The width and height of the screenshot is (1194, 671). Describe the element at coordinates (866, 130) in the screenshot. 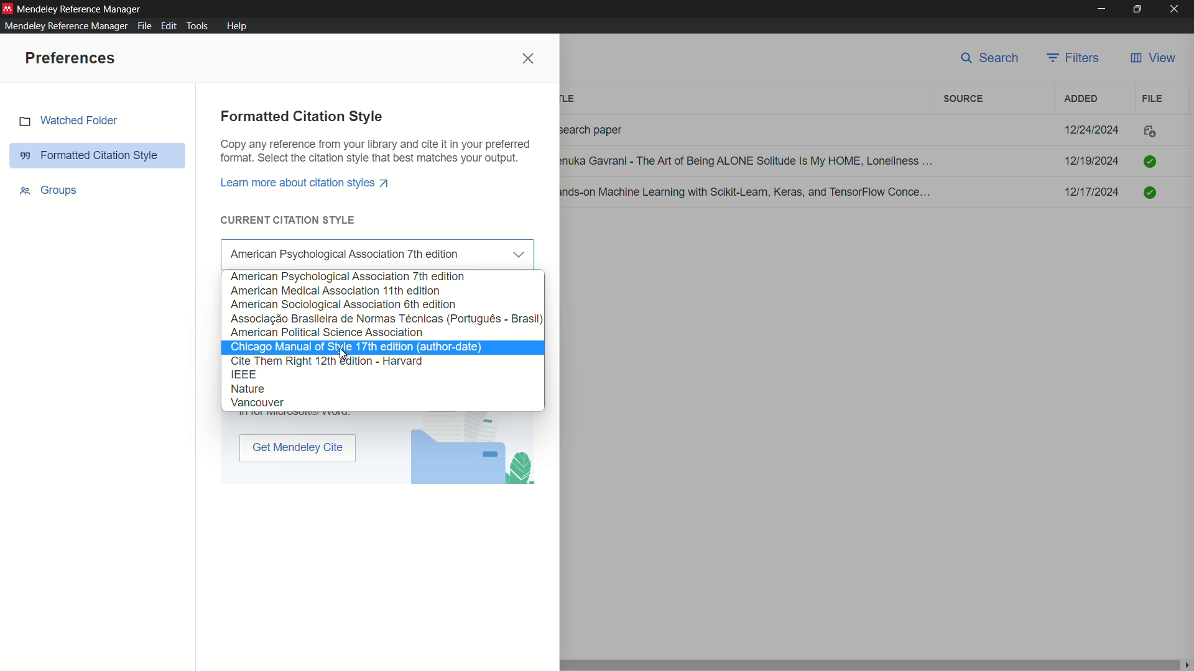

I see `details` at that location.